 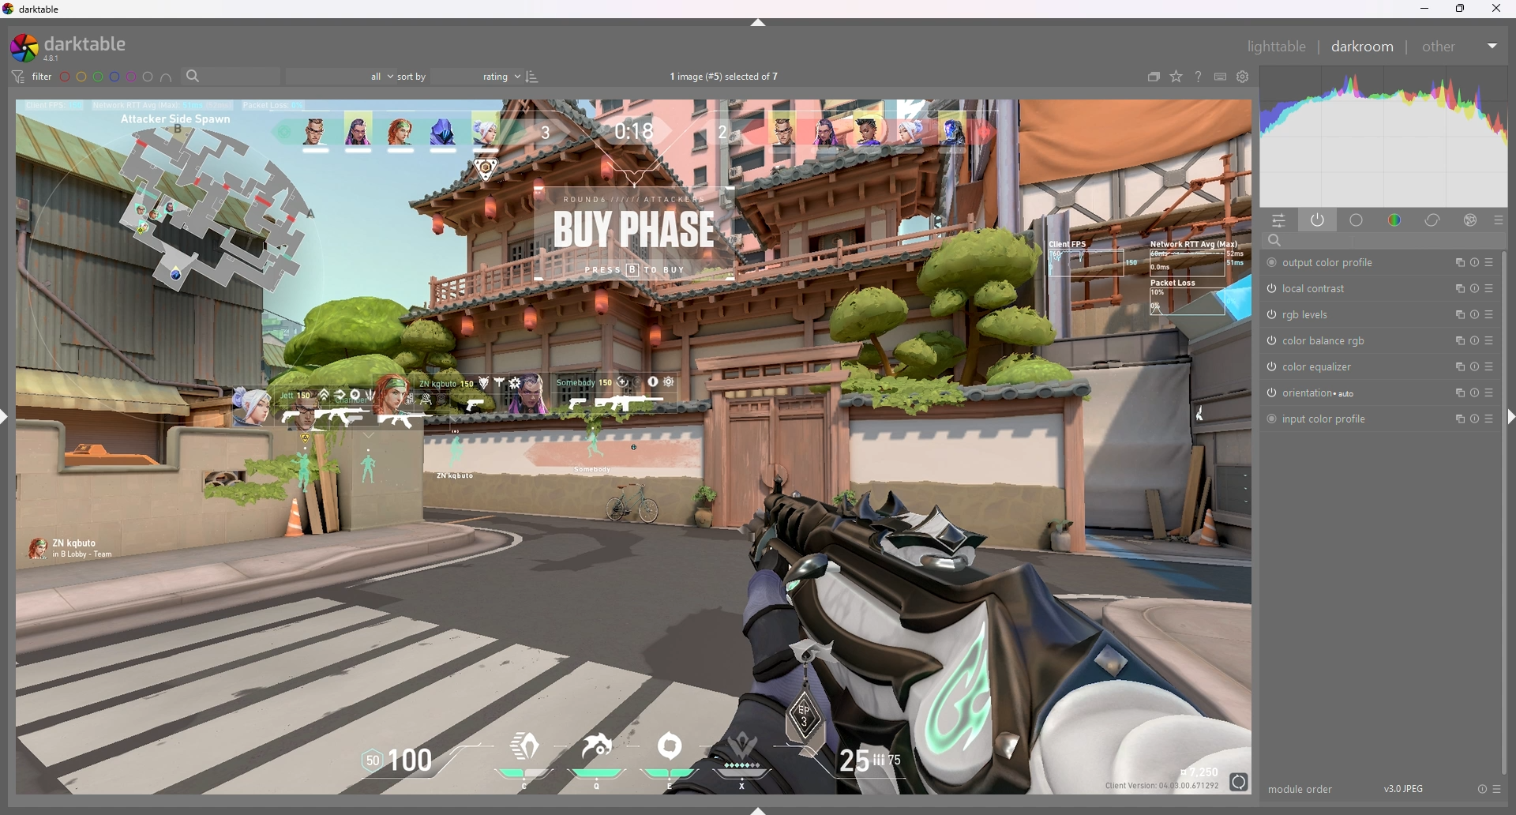 What do you see at coordinates (1301, 789) in the screenshot?
I see `module order` at bounding box center [1301, 789].